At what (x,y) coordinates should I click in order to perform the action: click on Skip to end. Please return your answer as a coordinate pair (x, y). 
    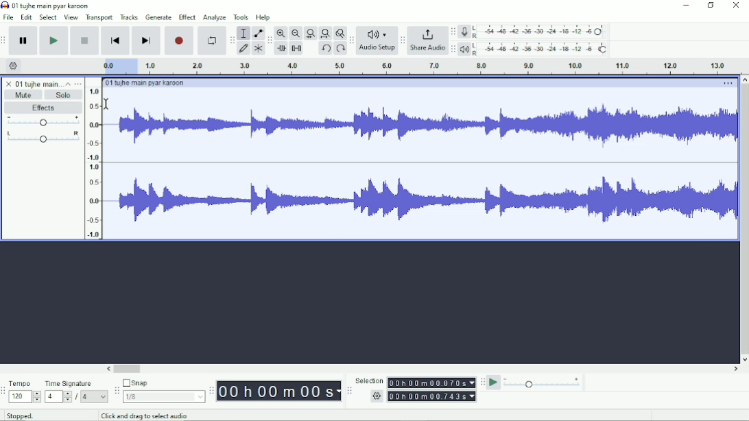
    Looking at the image, I should click on (146, 41).